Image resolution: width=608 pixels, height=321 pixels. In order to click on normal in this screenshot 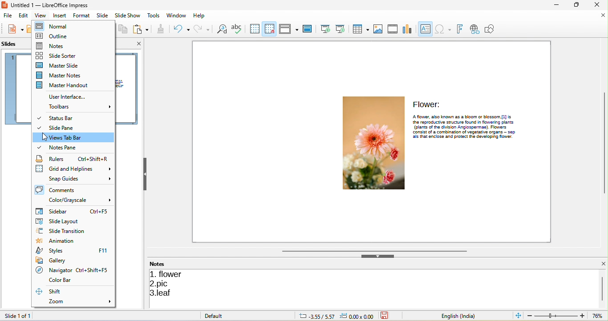, I will do `click(57, 26)`.